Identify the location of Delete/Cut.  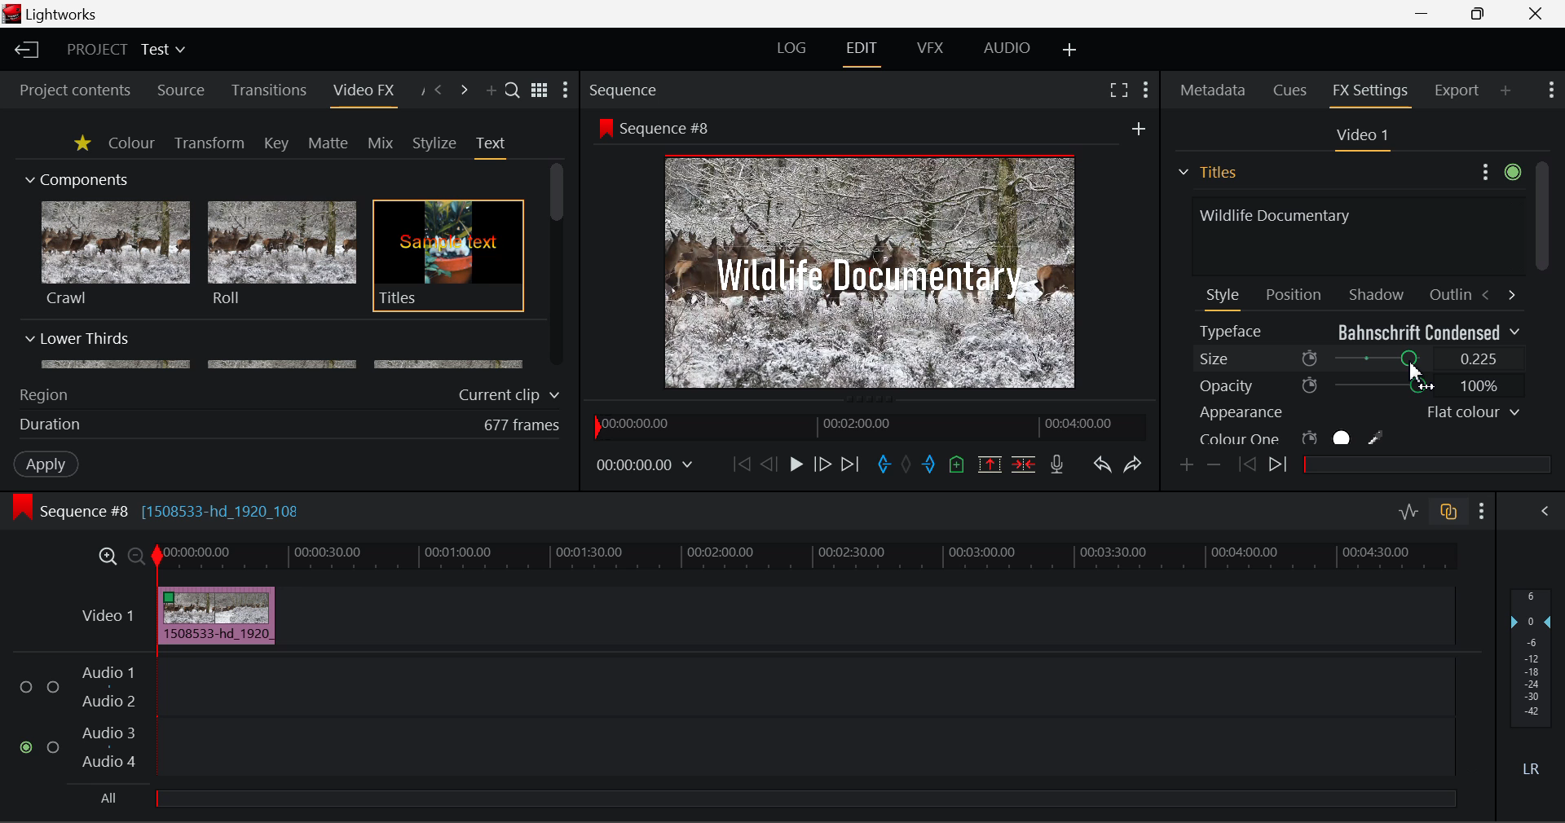
(1026, 464).